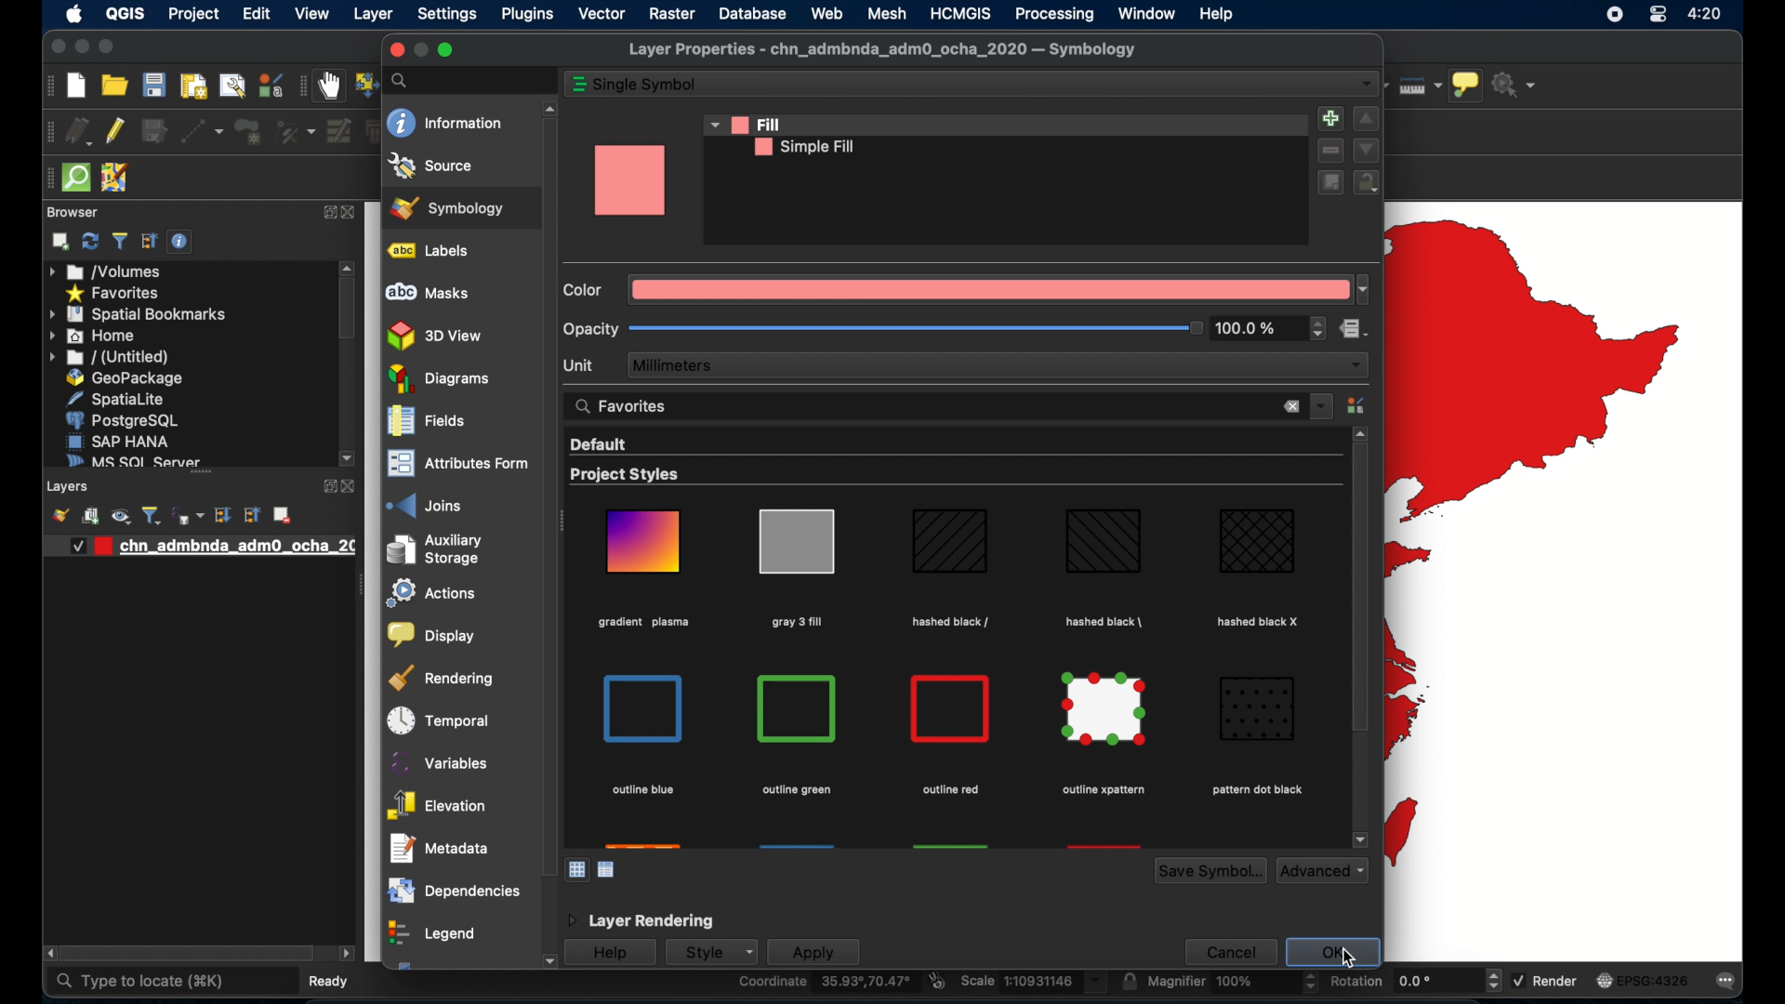 The image size is (1785, 1004). What do you see at coordinates (452, 891) in the screenshot?
I see `dependencies` at bounding box center [452, 891].